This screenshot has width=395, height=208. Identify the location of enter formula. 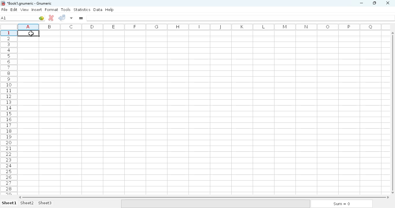
(81, 18).